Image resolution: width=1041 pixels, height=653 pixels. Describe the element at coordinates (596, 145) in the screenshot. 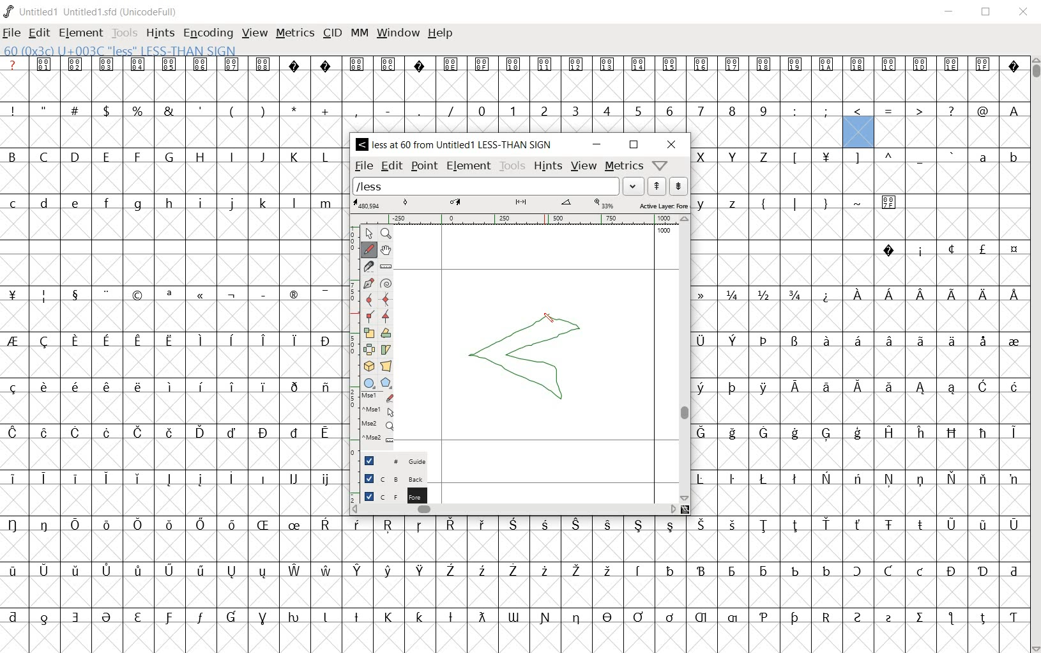

I see `minimize` at that location.